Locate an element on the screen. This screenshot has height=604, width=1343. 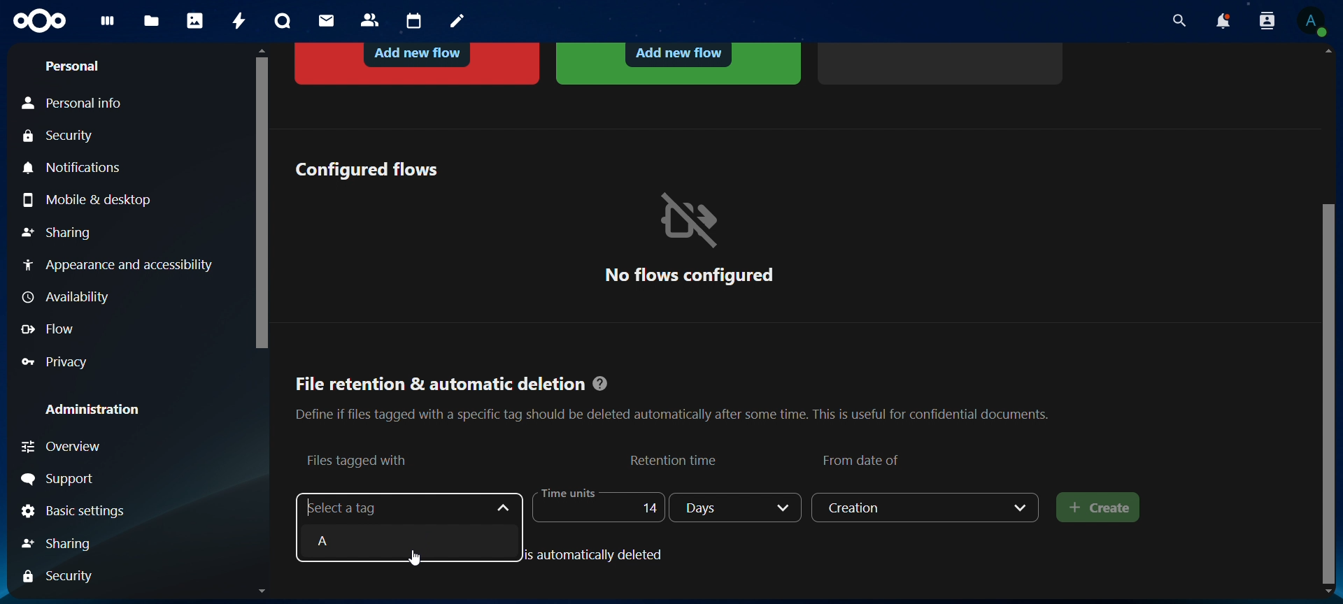
view profile is located at coordinates (1312, 21).